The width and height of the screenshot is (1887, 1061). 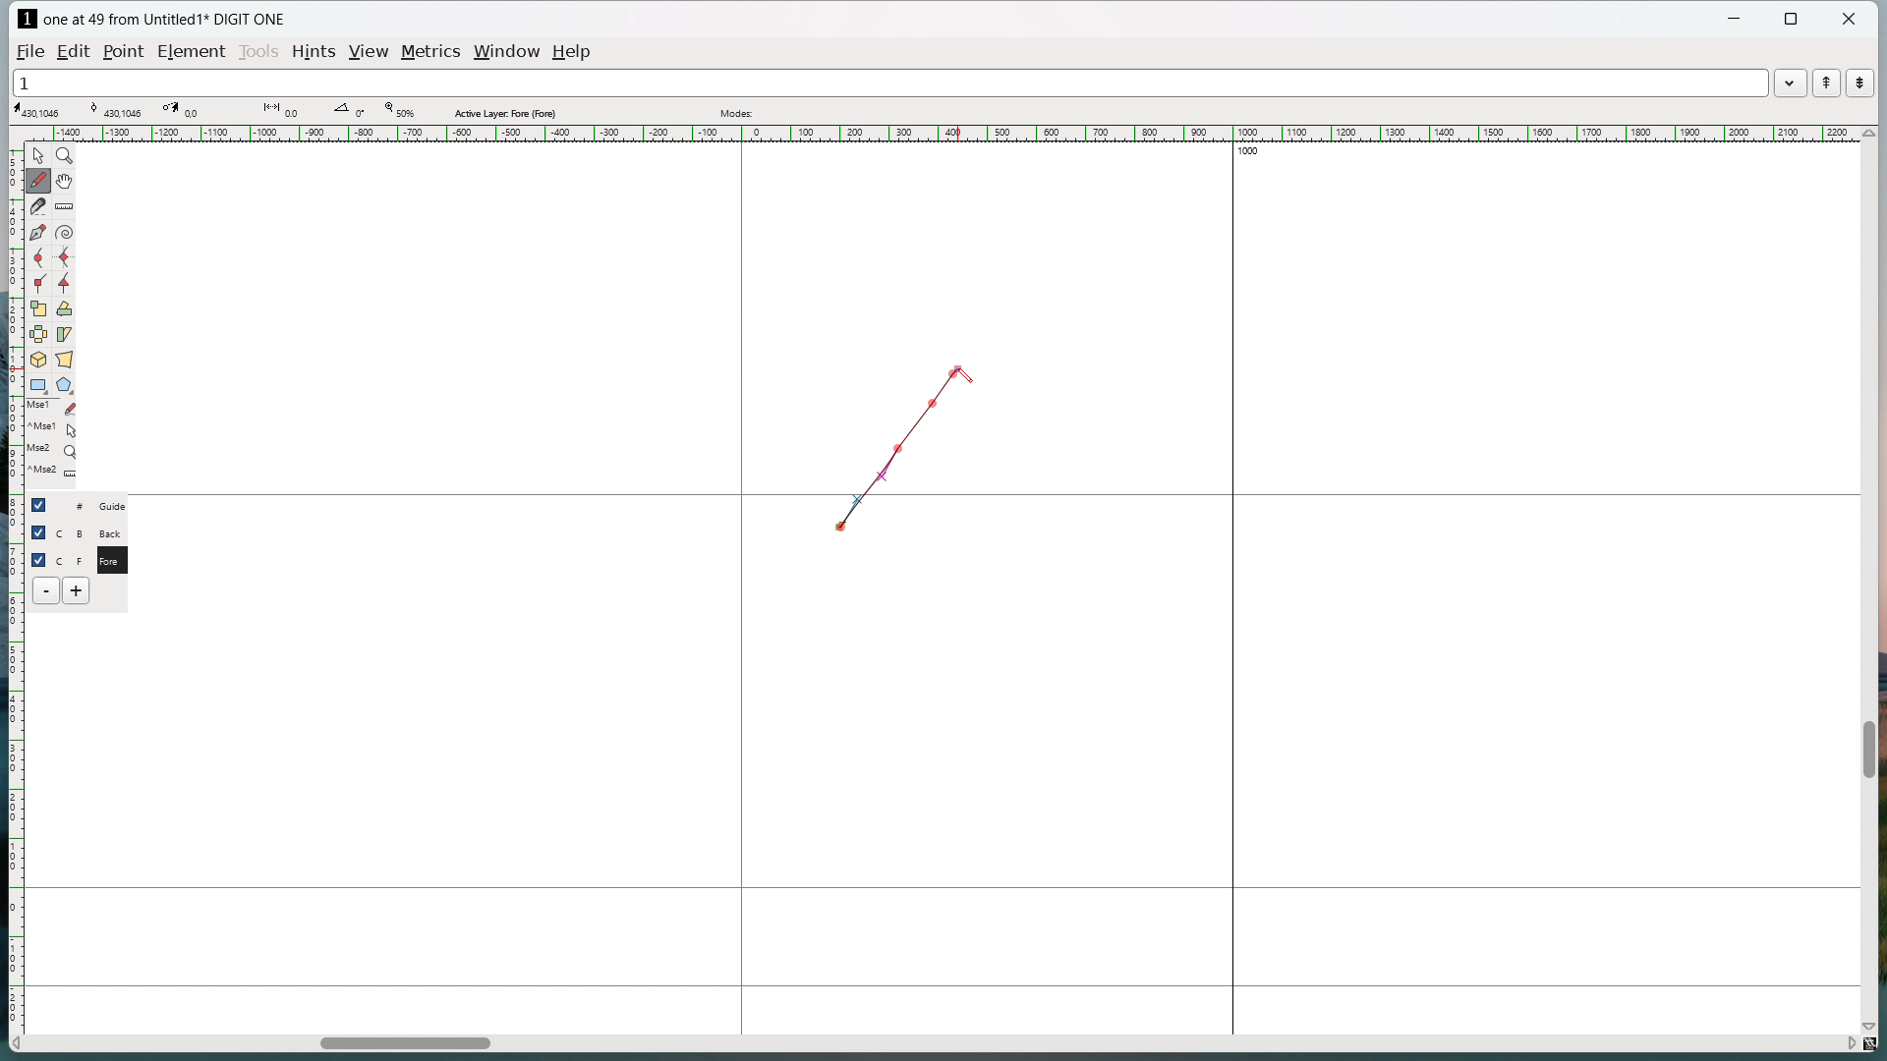 What do you see at coordinates (66, 205) in the screenshot?
I see `measure distance or angle` at bounding box center [66, 205].